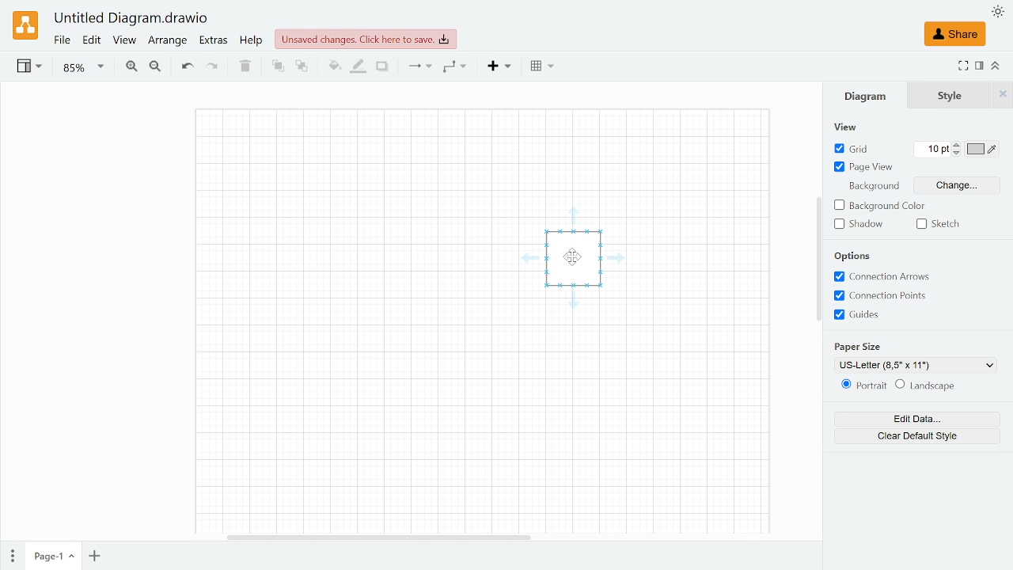 This screenshot has height=570, width=1013. What do you see at coordinates (959, 153) in the screenshot?
I see `Decrease grid count` at bounding box center [959, 153].